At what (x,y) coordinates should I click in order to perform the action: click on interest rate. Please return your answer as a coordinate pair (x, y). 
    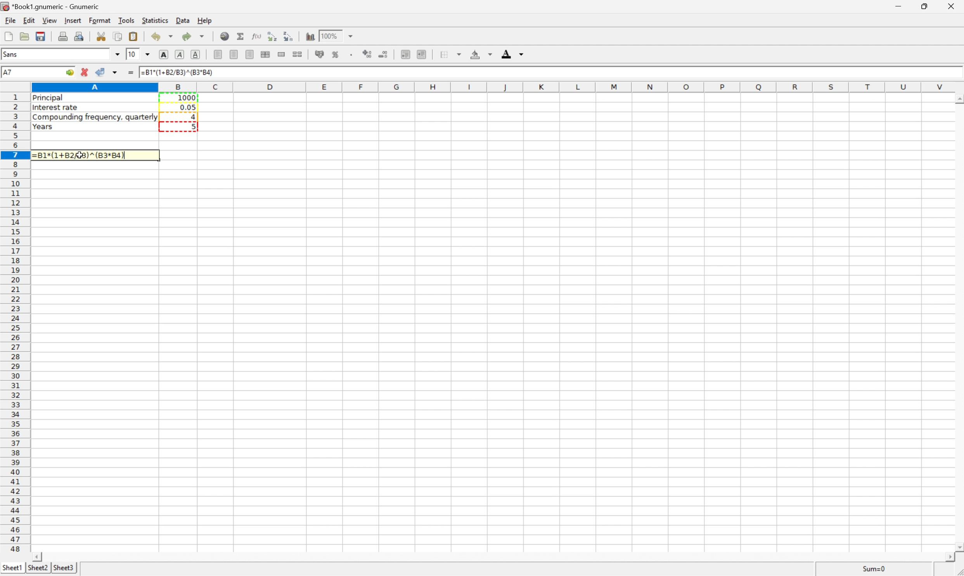
    Looking at the image, I should click on (55, 109).